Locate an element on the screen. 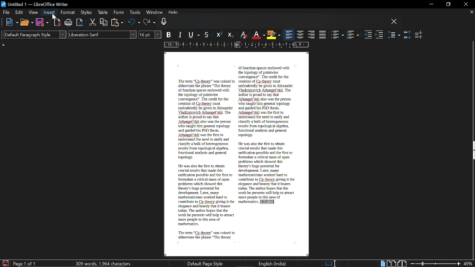 This screenshot has height=267, width=475. Edit is located at coordinates (20, 12).